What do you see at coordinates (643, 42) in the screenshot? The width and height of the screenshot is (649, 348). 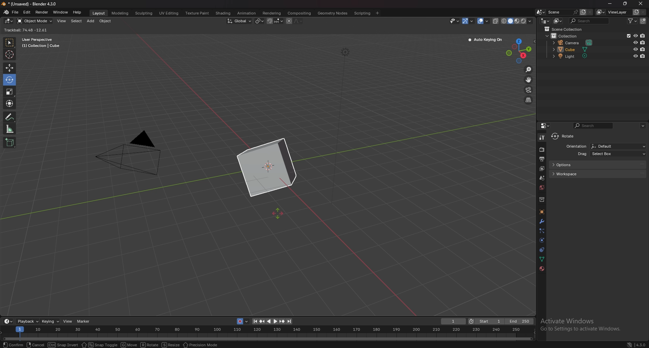 I see `disable in render` at bounding box center [643, 42].